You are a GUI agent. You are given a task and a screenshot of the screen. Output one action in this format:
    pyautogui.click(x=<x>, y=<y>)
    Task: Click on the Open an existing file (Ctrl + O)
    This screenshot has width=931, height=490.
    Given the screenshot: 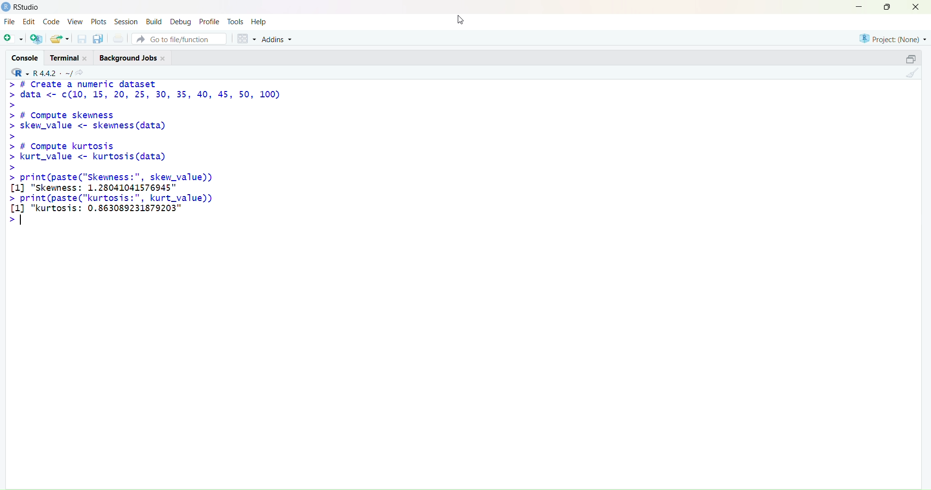 What is the action you would take?
    pyautogui.click(x=60, y=38)
    